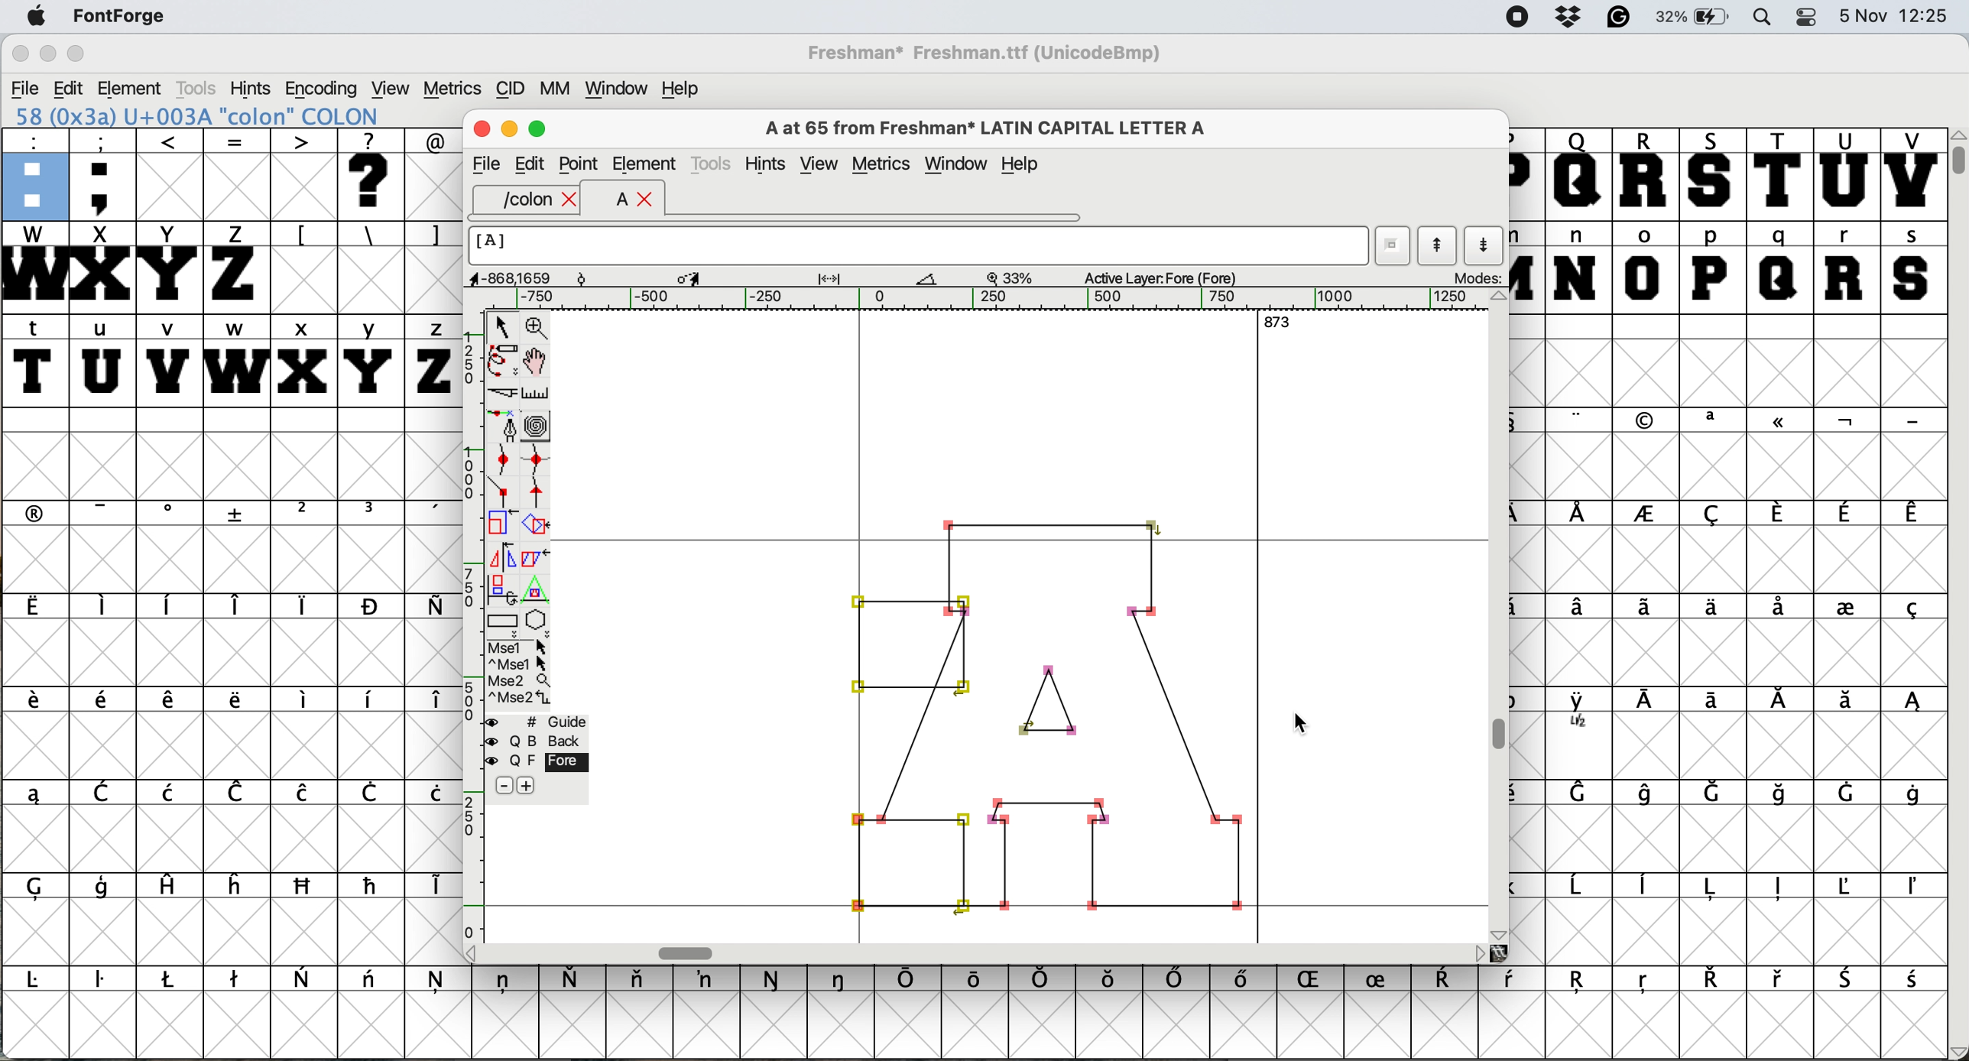  I want to click on Z, so click(237, 266).